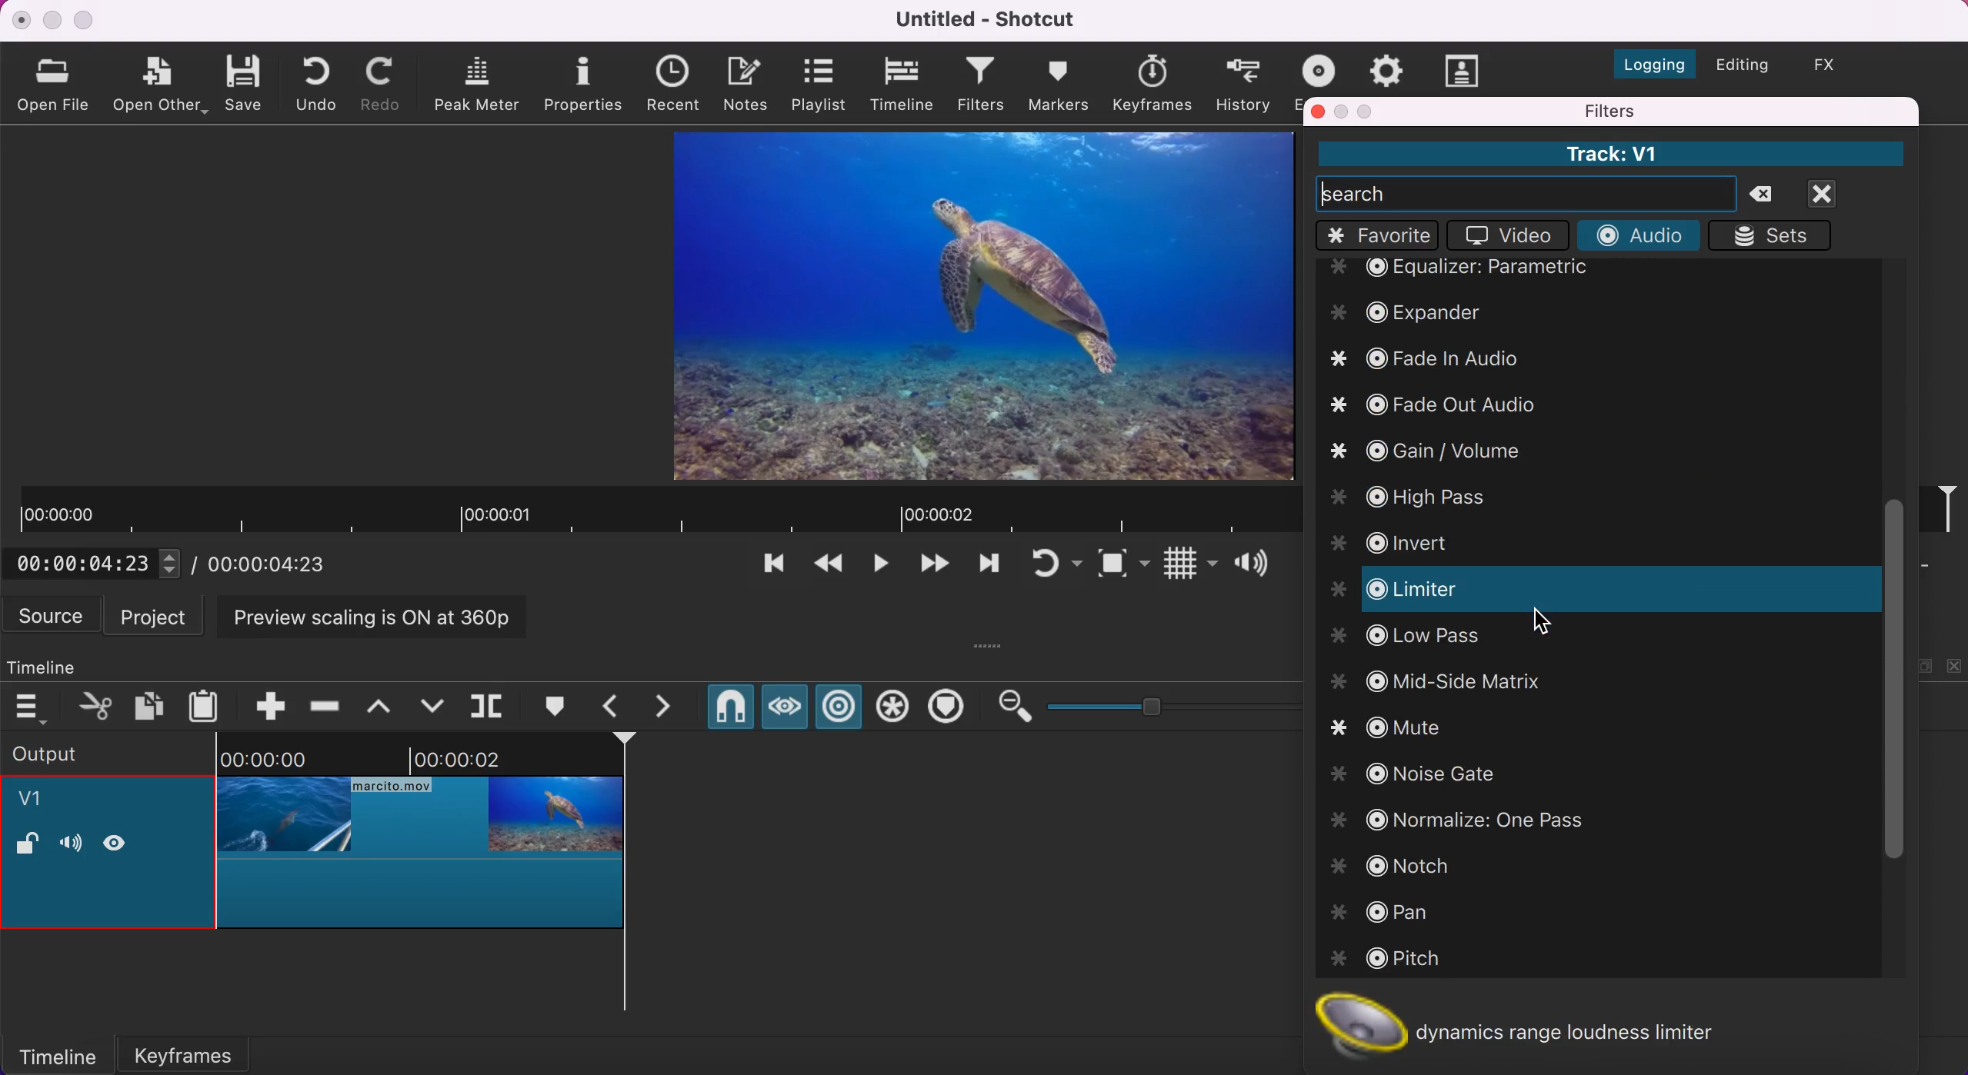 This screenshot has width=1968, height=1075. Describe the element at coordinates (1646, 60) in the screenshot. I see `switch to the logging layout` at that location.